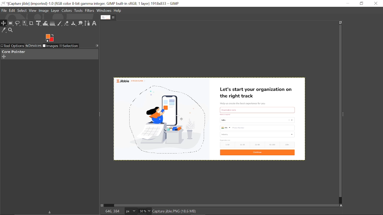  What do you see at coordinates (339, 23) in the screenshot?
I see `Zoom when window size changes` at bounding box center [339, 23].